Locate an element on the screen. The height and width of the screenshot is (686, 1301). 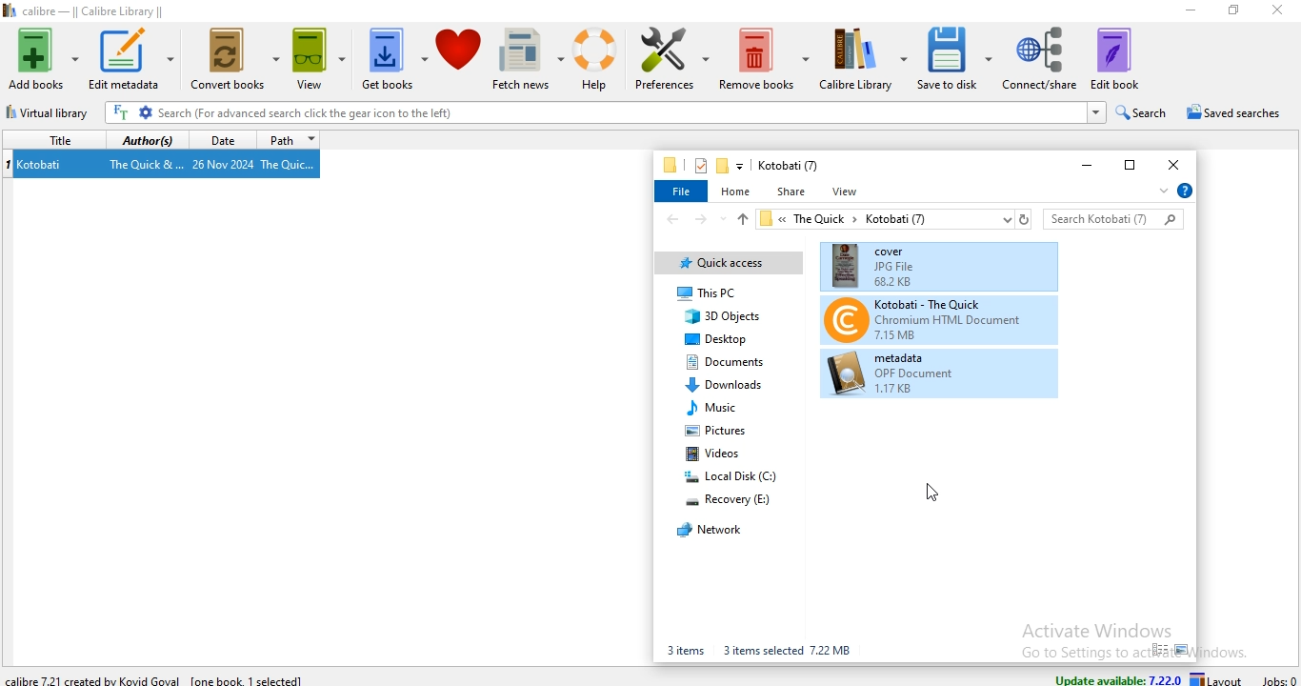
network is located at coordinates (707, 529).